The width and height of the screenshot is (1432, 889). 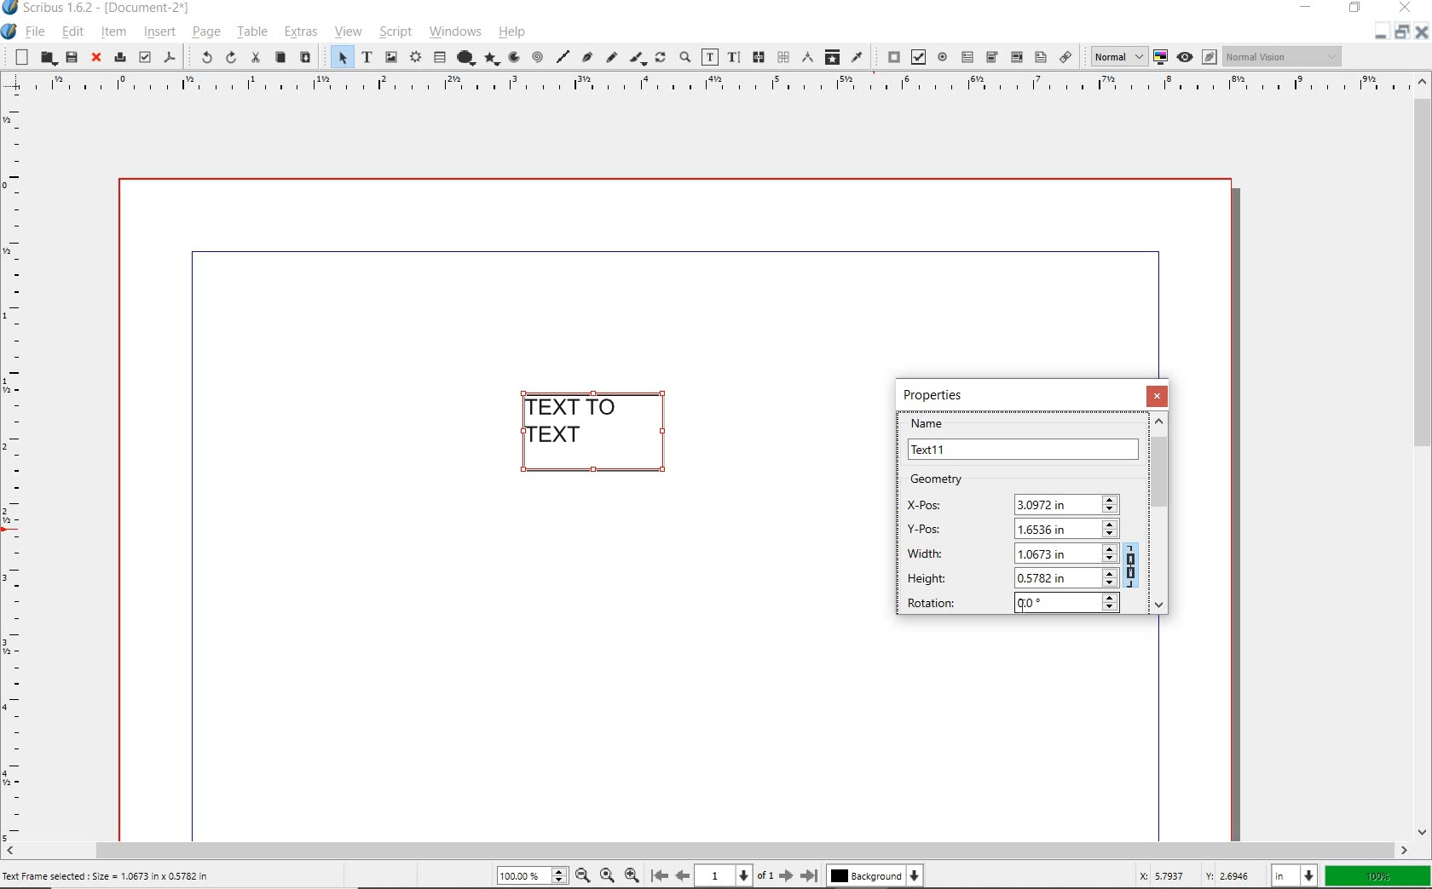 What do you see at coordinates (12, 9) in the screenshot?
I see `icon` at bounding box center [12, 9].